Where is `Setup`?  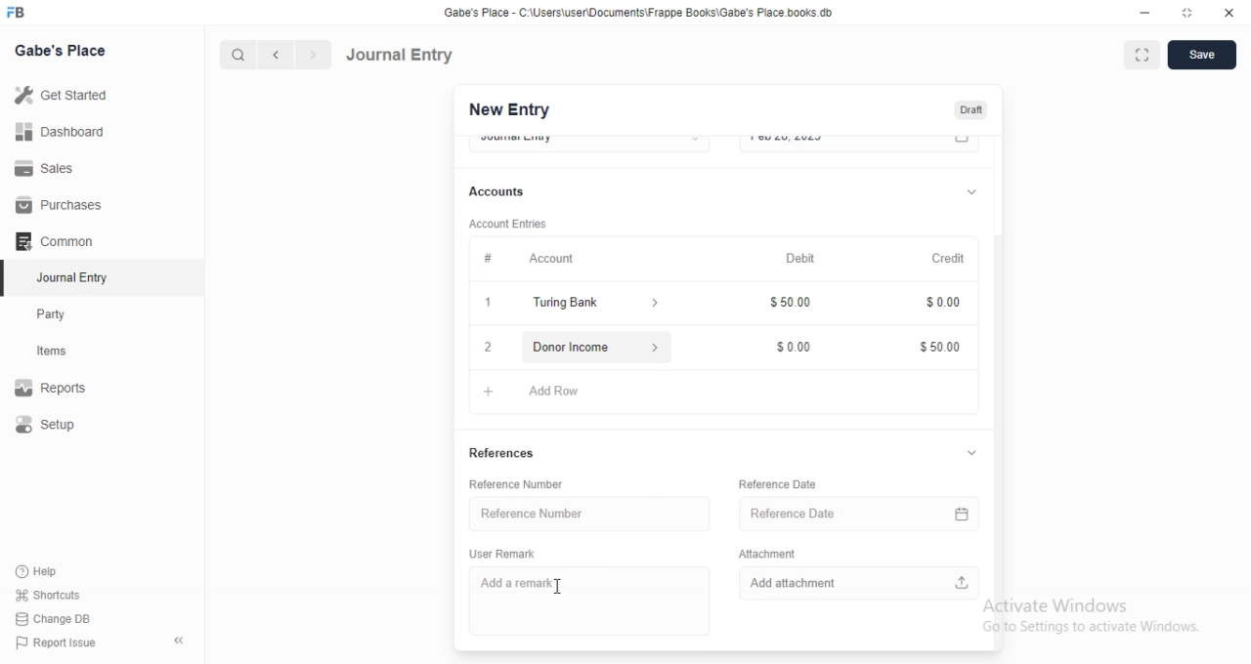
Setup is located at coordinates (65, 426).